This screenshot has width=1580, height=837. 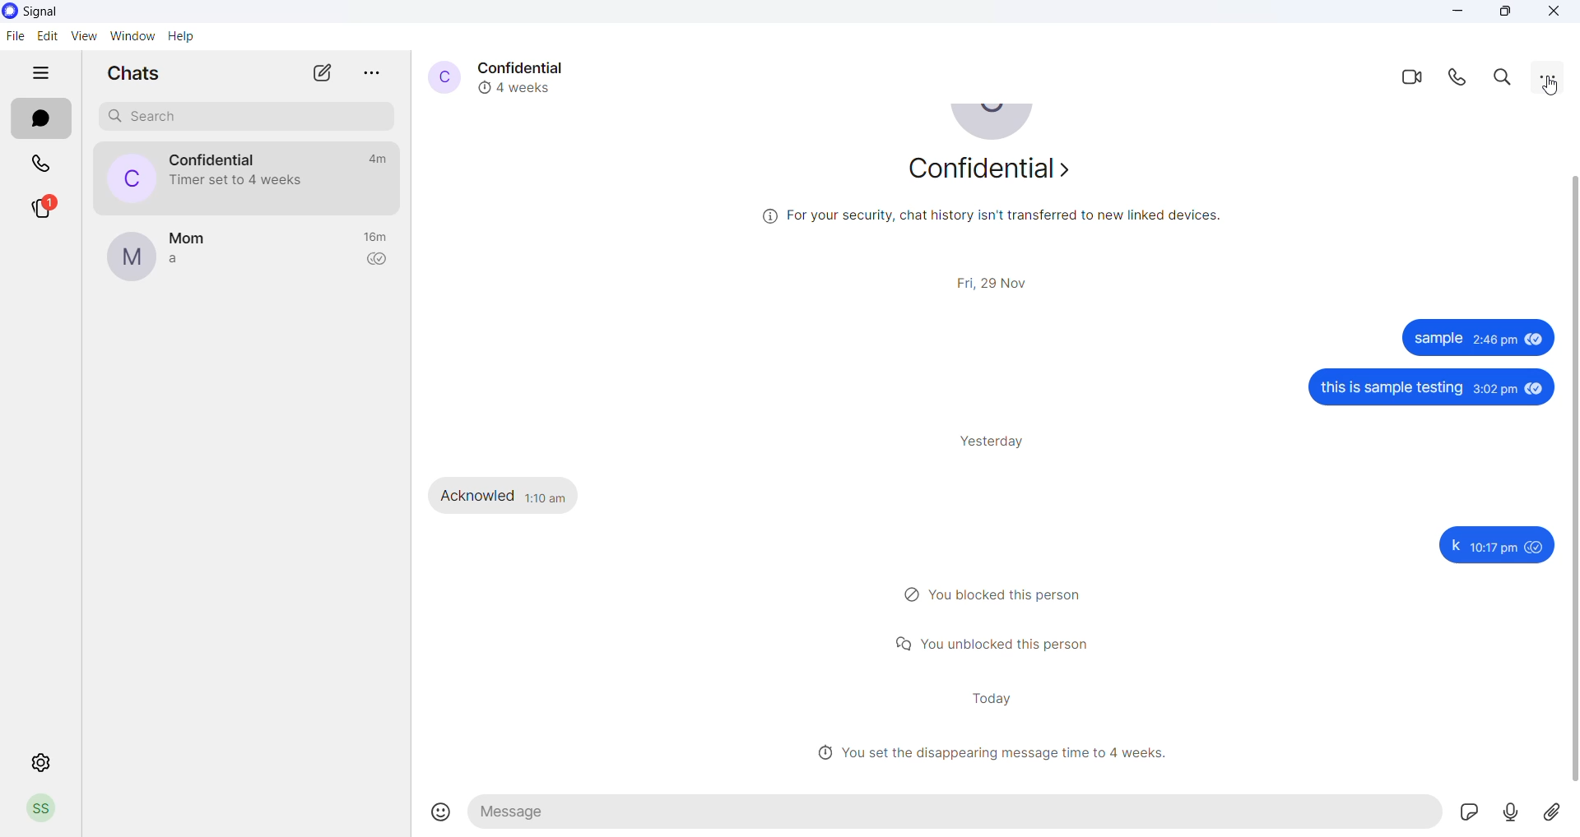 I want to click on disappearing message, so click(x=522, y=86).